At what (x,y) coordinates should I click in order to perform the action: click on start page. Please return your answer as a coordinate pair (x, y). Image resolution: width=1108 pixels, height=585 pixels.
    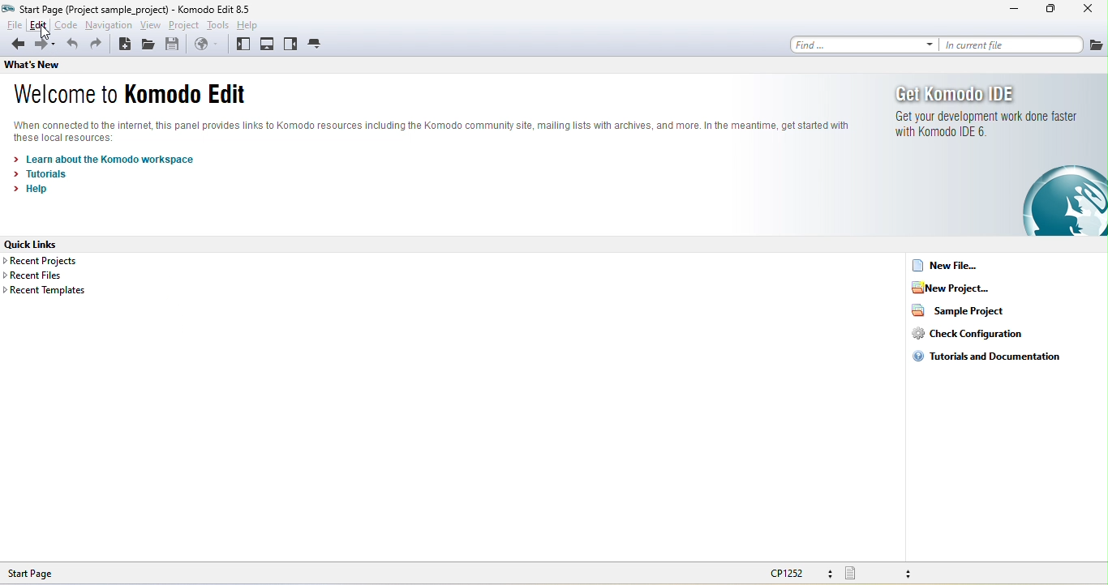
    Looking at the image, I should click on (29, 574).